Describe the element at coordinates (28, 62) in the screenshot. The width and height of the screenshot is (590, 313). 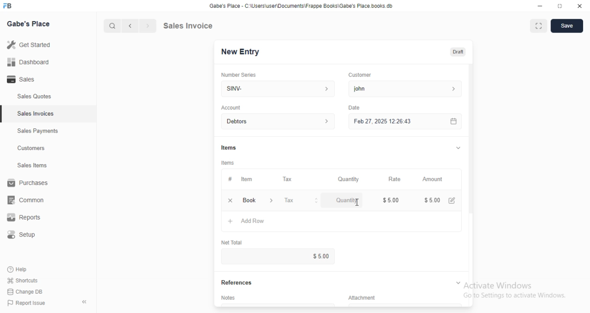
I see `Dashboard` at that location.